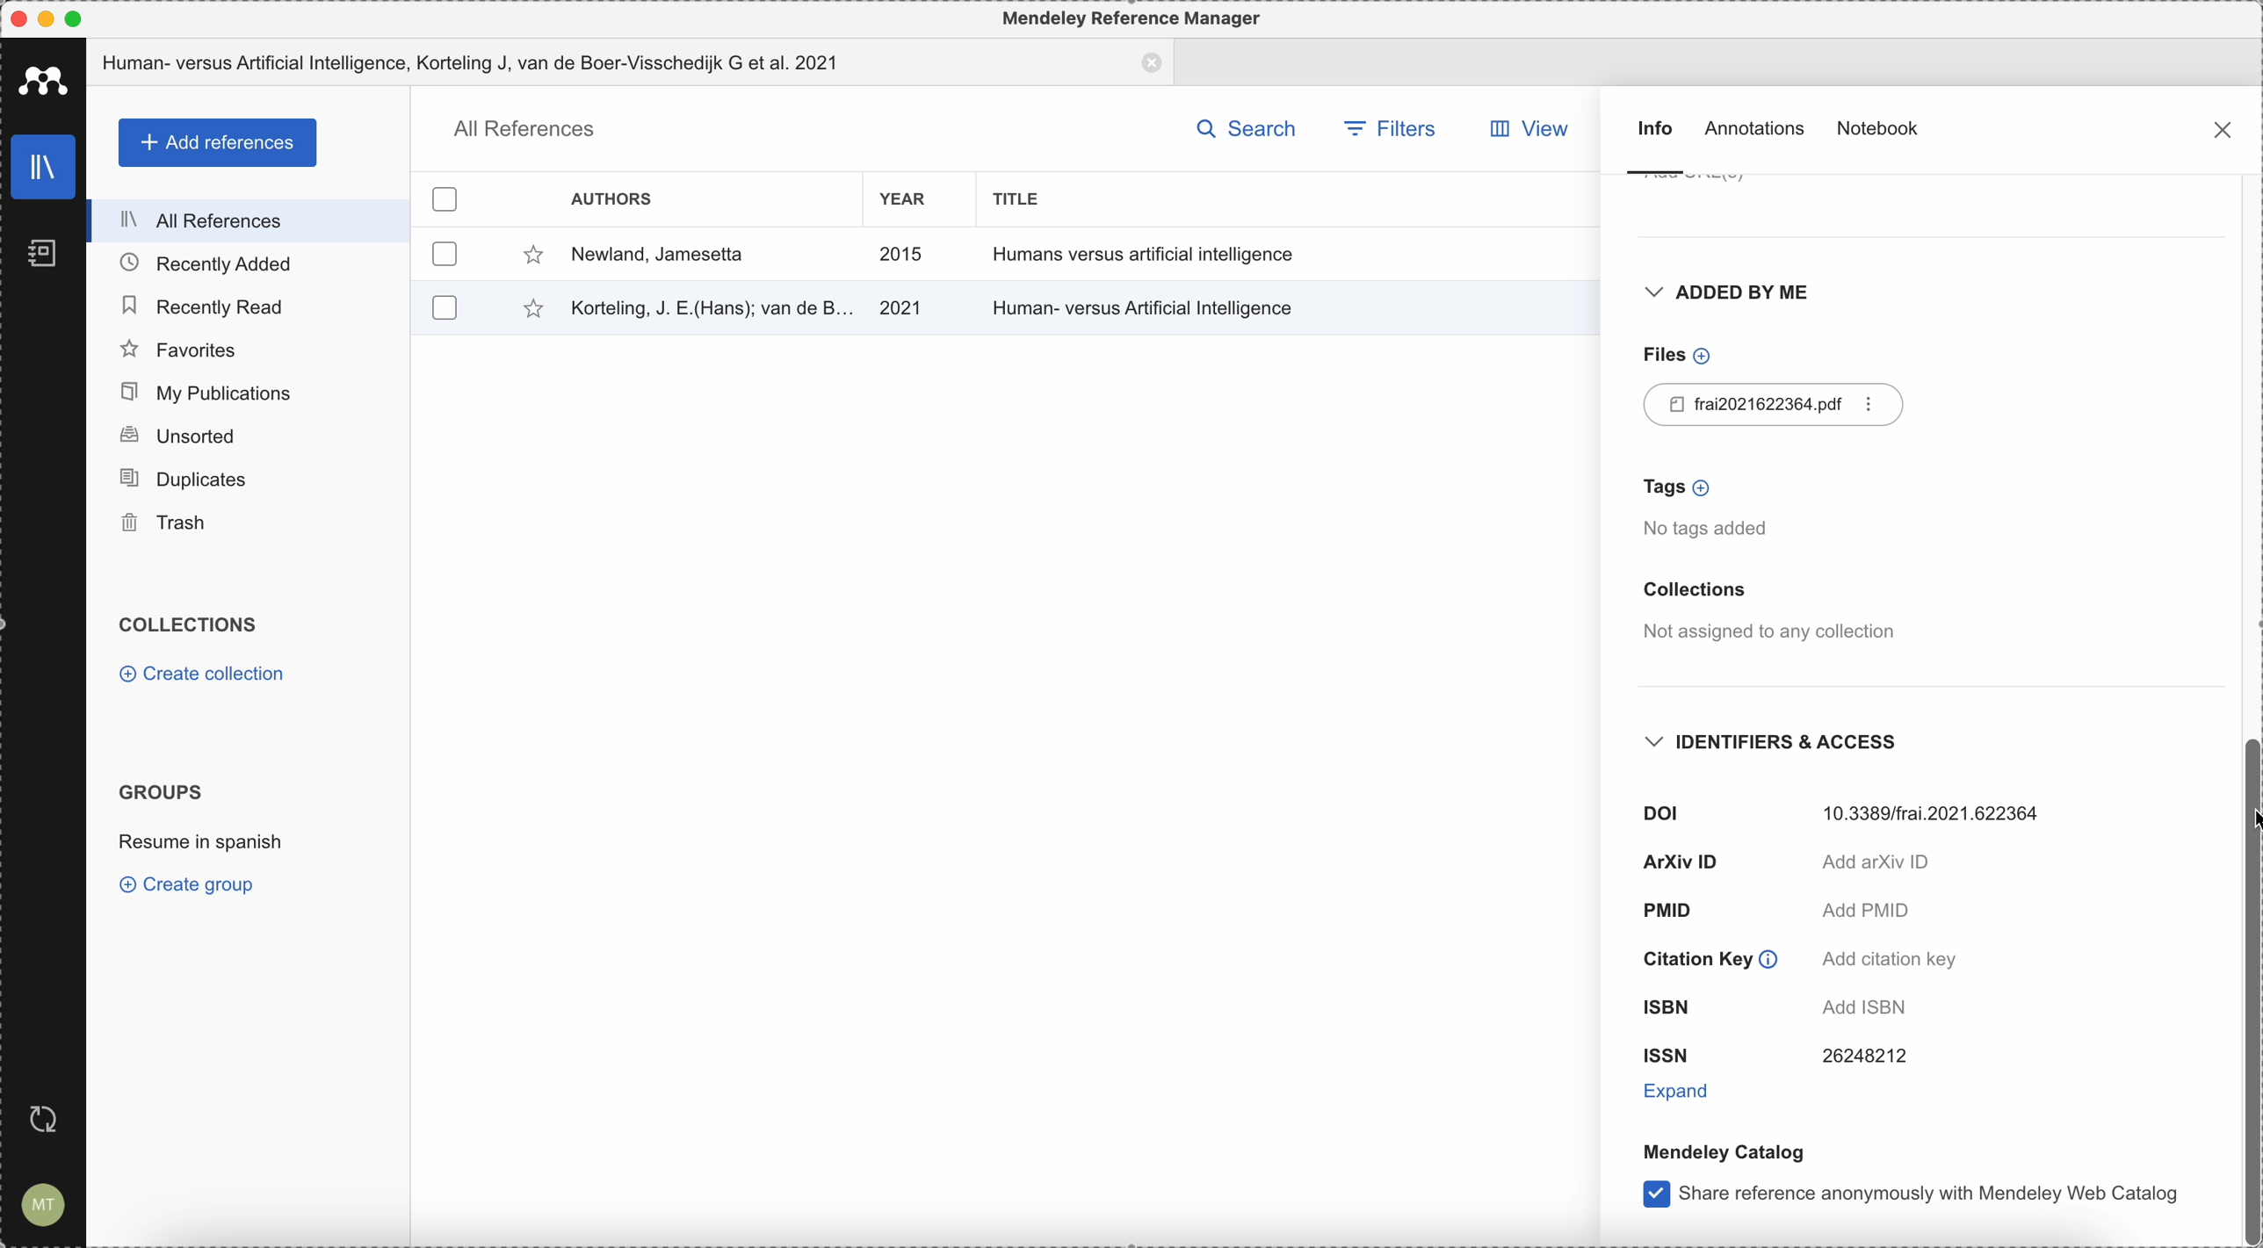 Image resolution: width=2263 pixels, height=1248 pixels. Describe the element at coordinates (521, 129) in the screenshot. I see `all references` at that location.